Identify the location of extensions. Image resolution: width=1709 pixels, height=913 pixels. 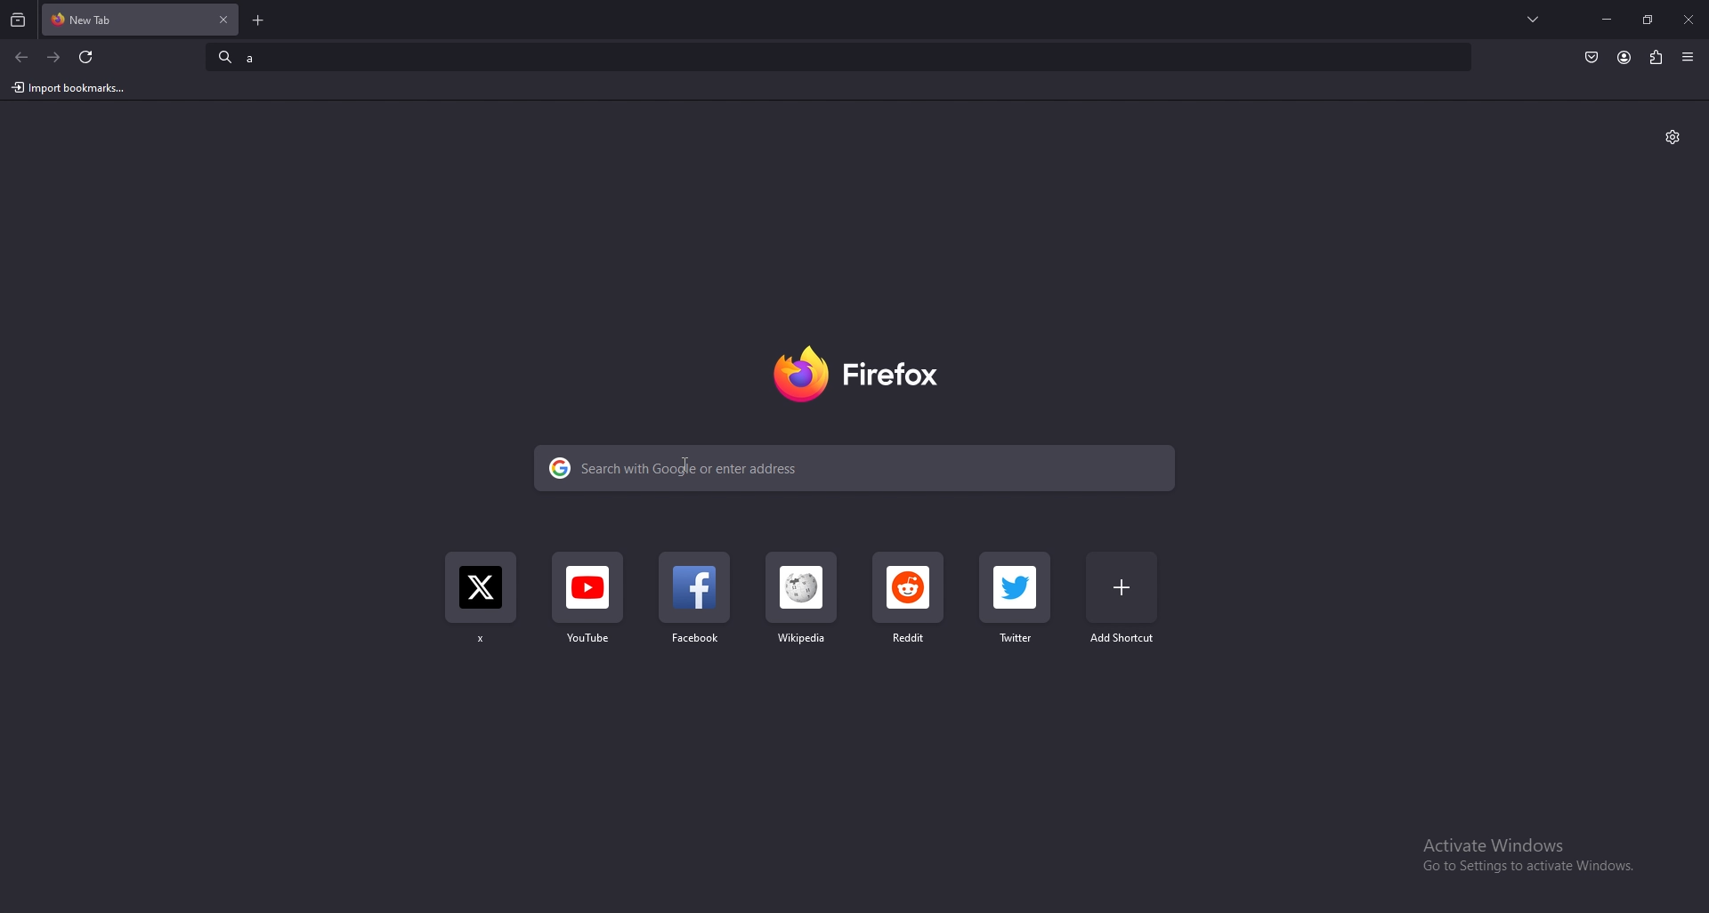
(1656, 55).